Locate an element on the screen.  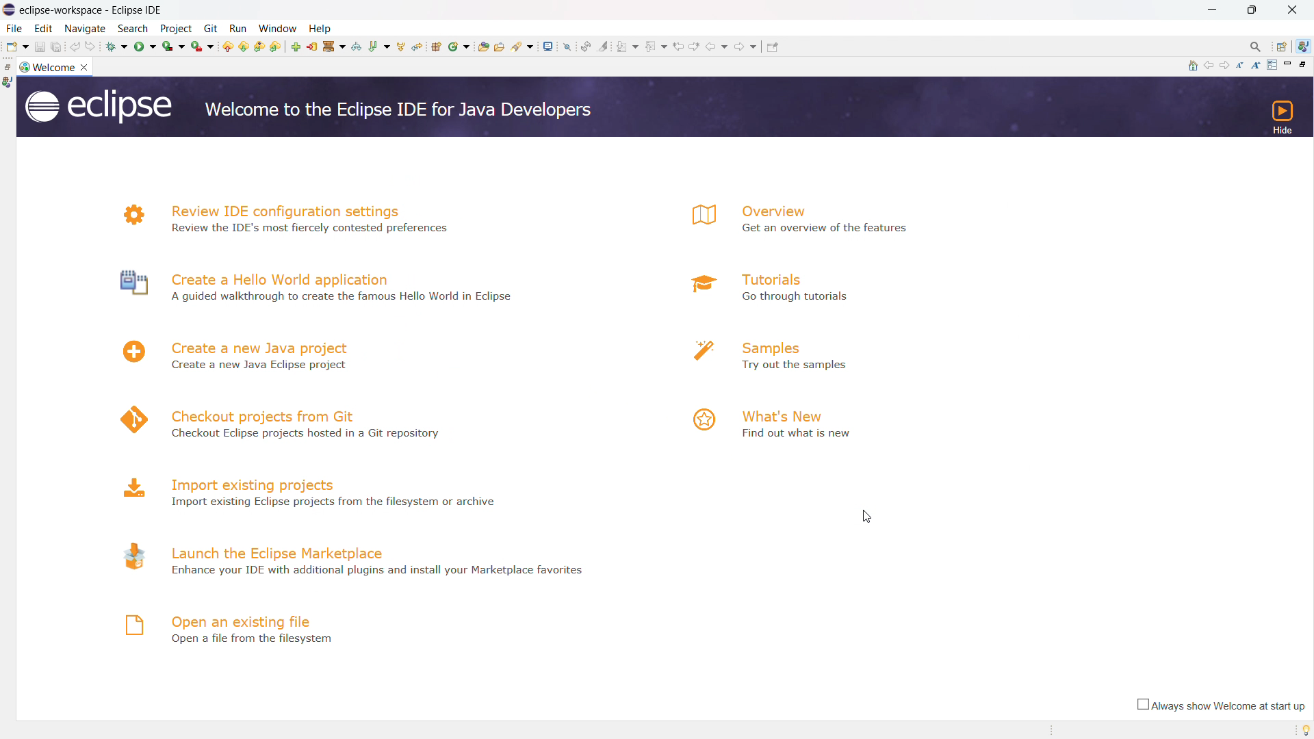
push current branch to upstream if configured or start push branch wizard is located at coordinates (227, 46).